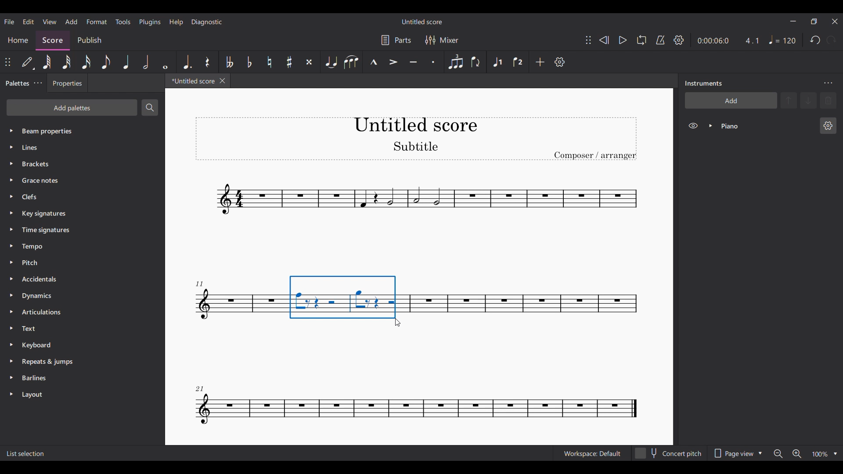 The height and width of the screenshot is (474, 843). What do you see at coordinates (53, 39) in the screenshot?
I see `Score, current section highlighted` at bounding box center [53, 39].